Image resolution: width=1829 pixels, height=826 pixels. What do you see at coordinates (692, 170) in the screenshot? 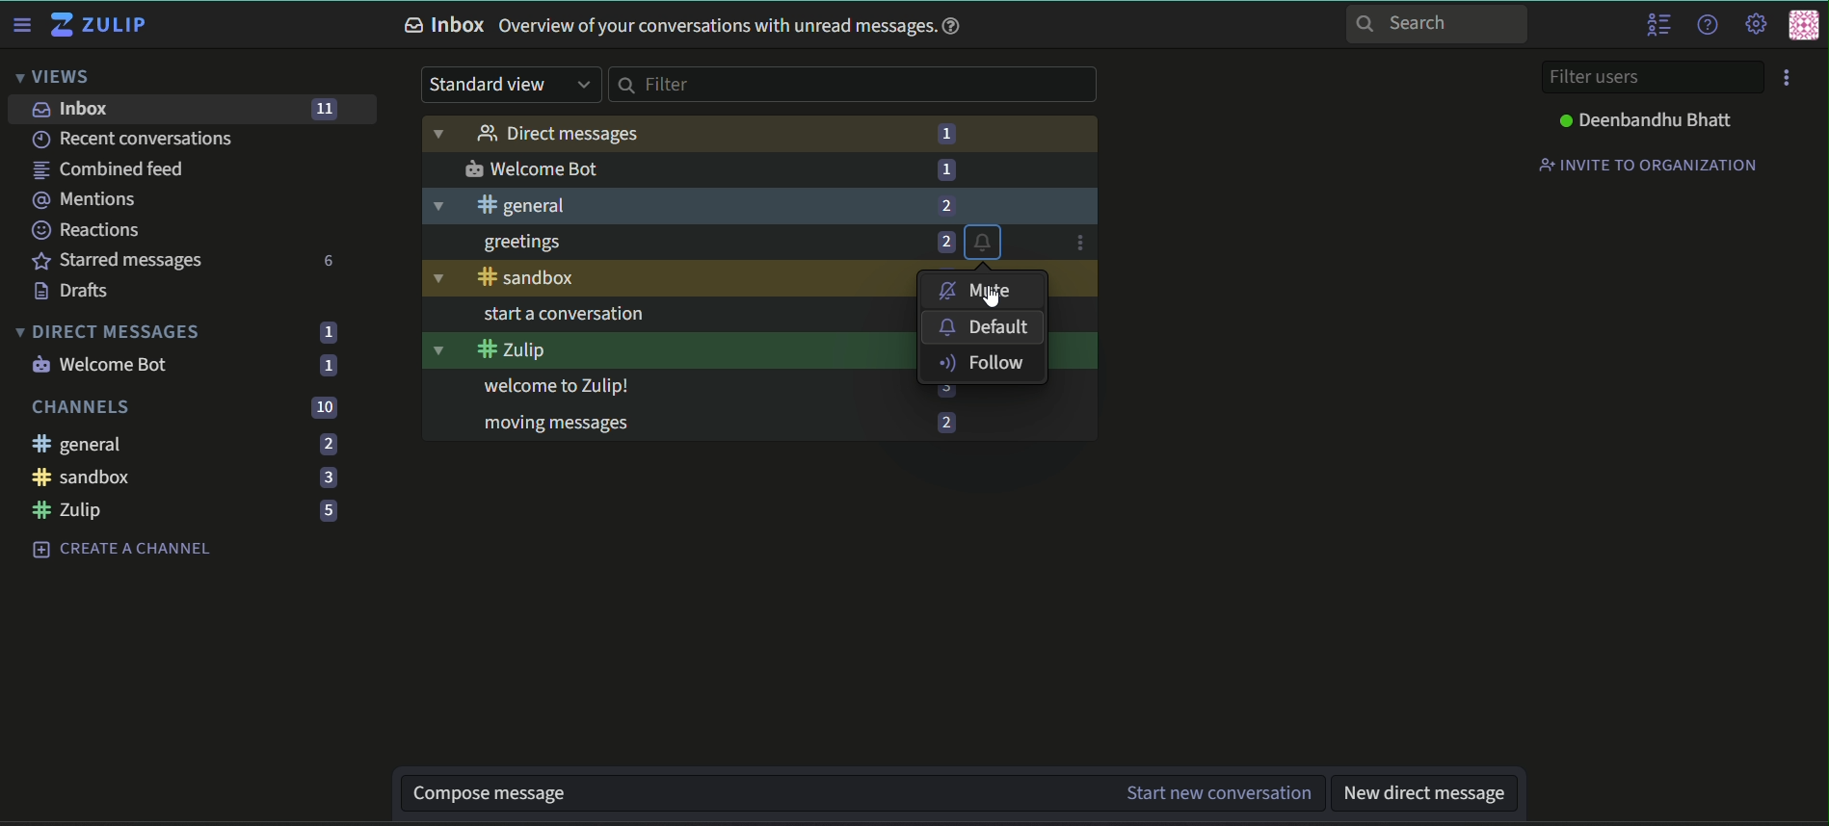
I see `welcomeBot` at bounding box center [692, 170].